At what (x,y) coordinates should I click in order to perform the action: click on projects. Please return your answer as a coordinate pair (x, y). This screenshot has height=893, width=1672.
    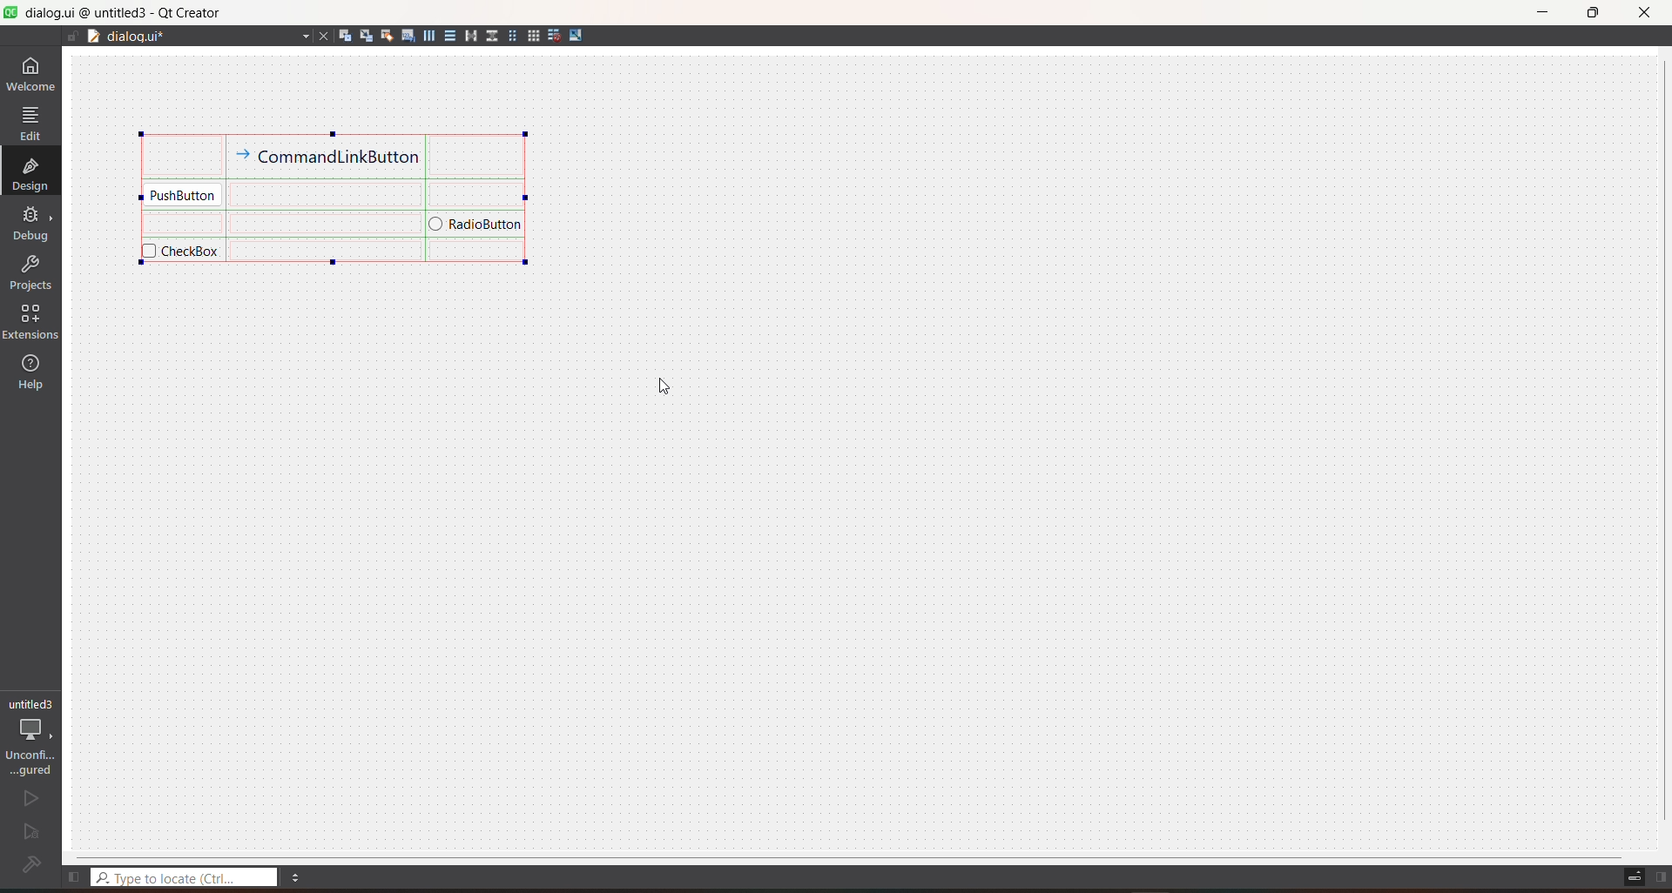
    Looking at the image, I should click on (30, 272).